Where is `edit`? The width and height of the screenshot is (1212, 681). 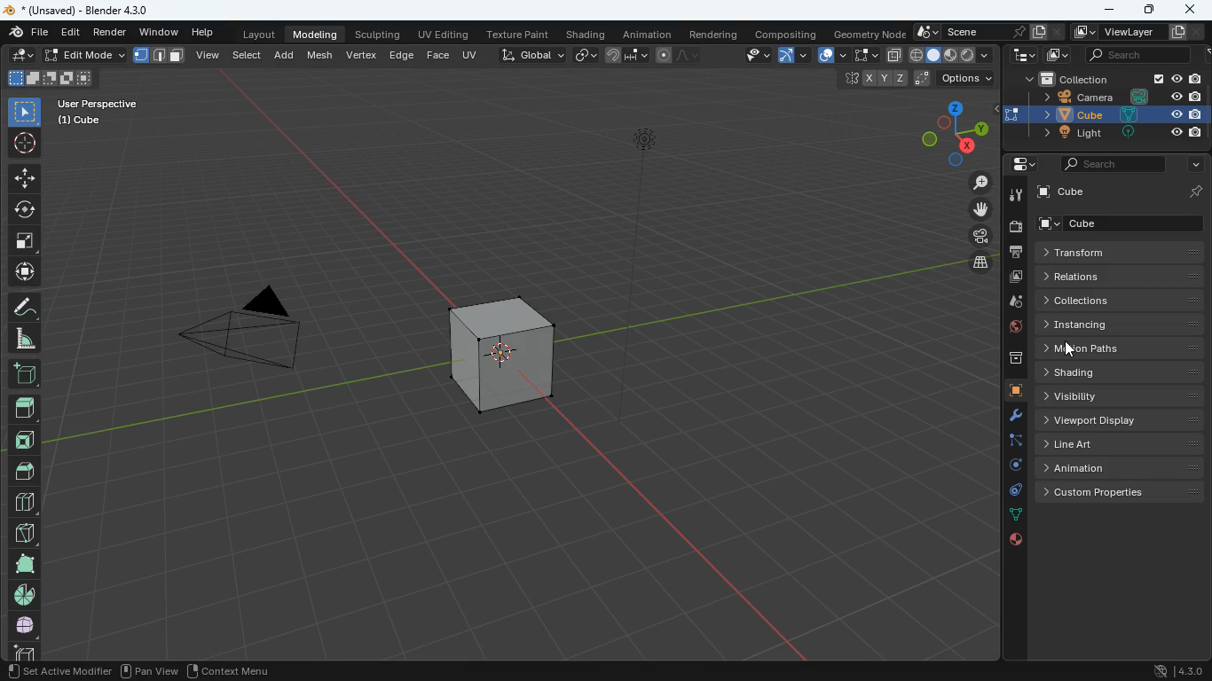 edit is located at coordinates (23, 56).